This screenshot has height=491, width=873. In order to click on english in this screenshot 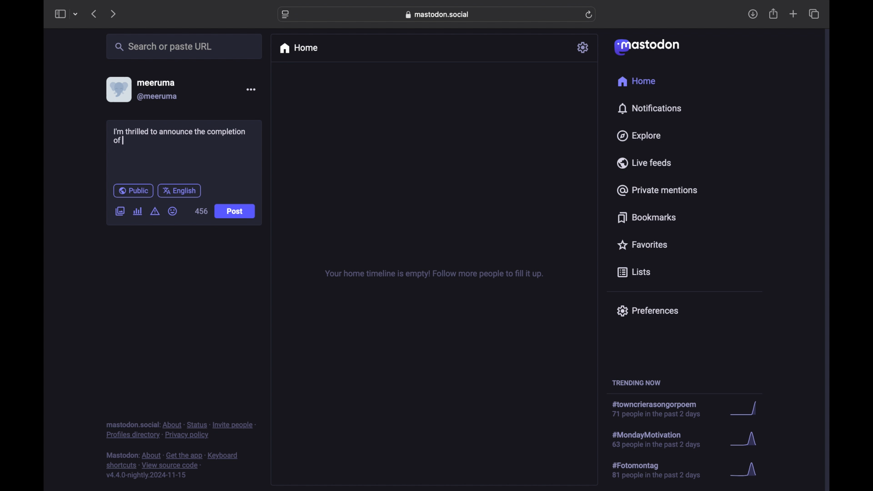, I will do `click(179, 191)`.